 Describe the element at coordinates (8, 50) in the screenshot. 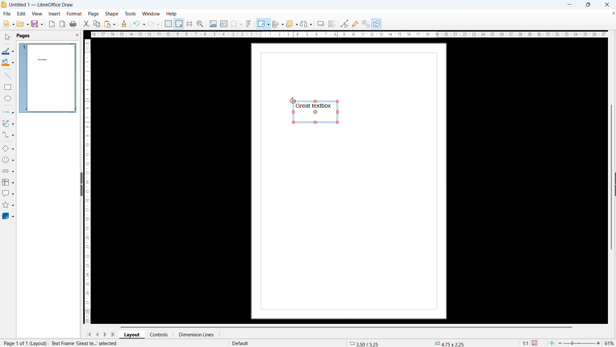

I see `line color` at that location.